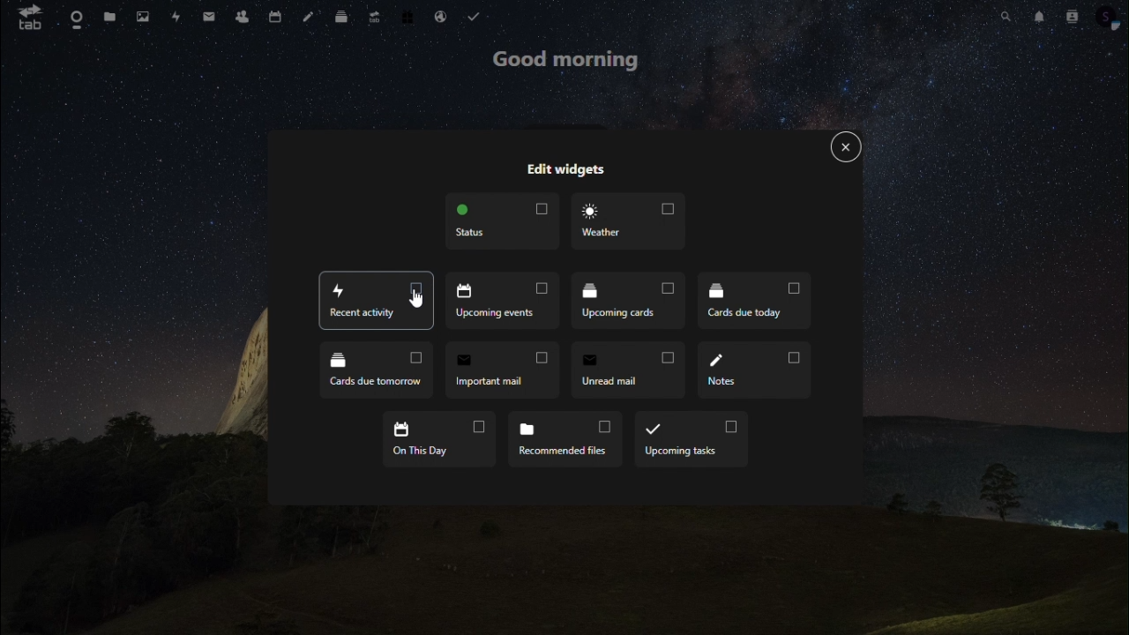  Describe the element at coordinates (441, 19) in the screenshot. I see `email hosting` at that location.